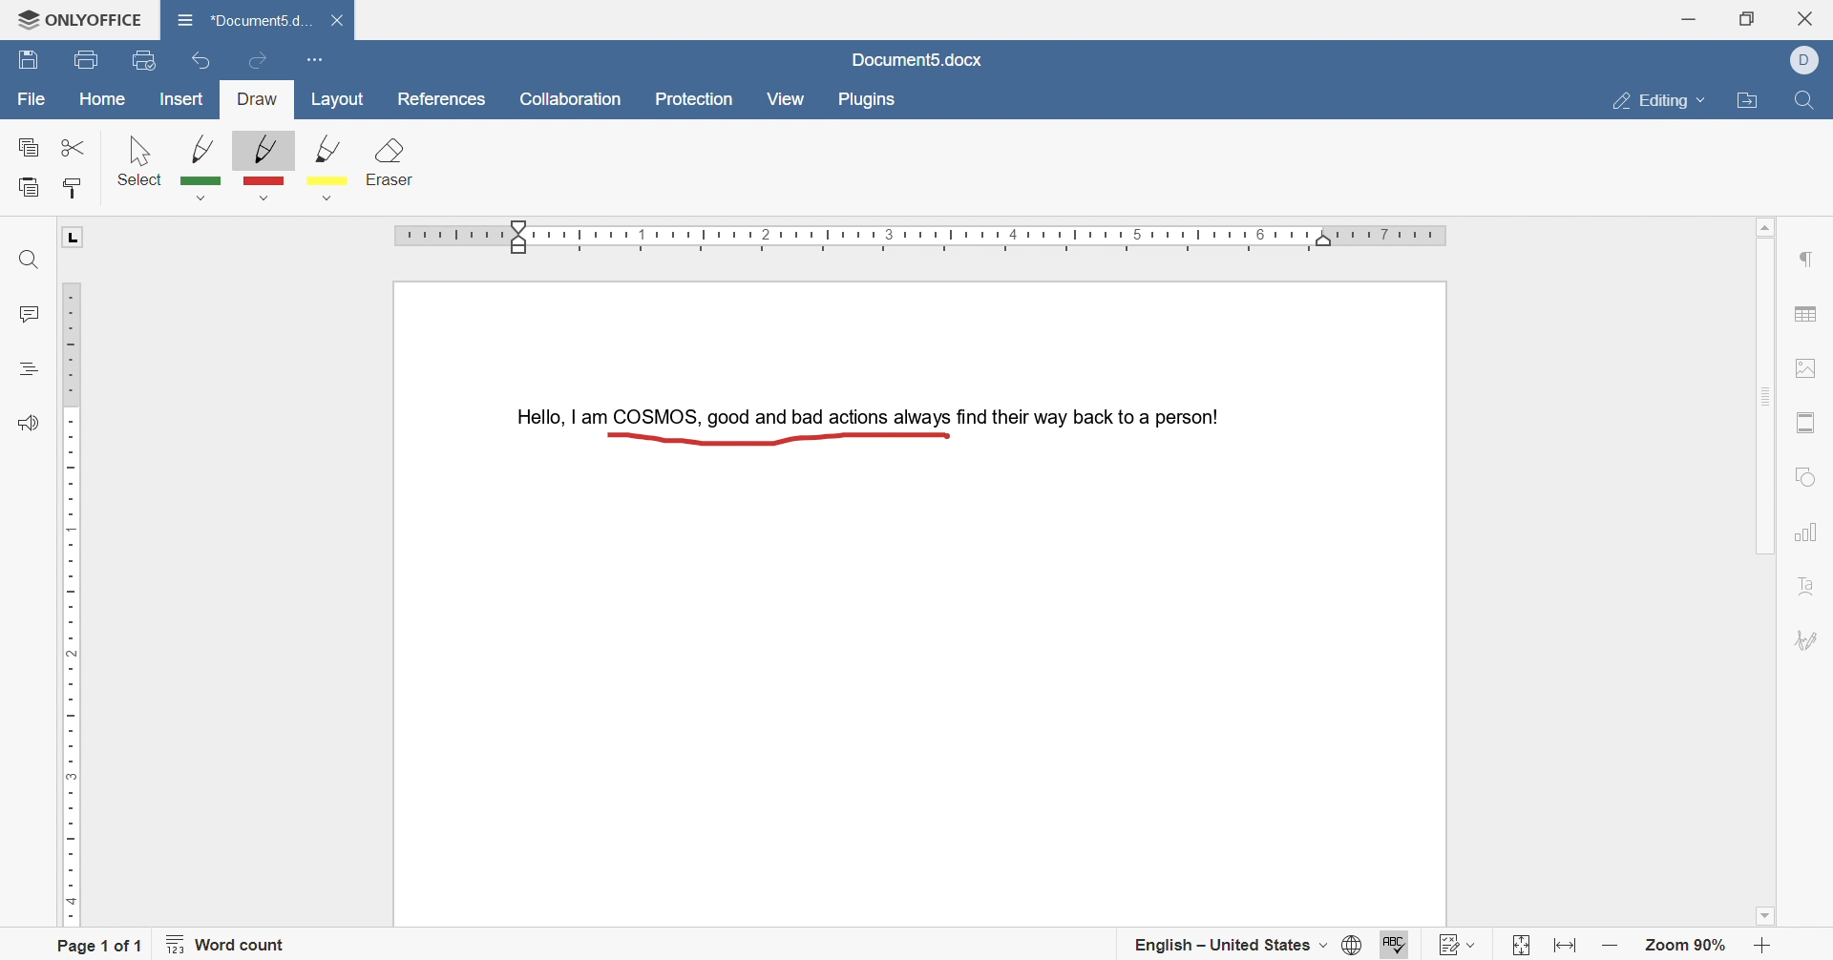  What do you see at coordinates (1807, 474) in the screenshot?
I see `shape settings` at bounding box center [1807, 474].